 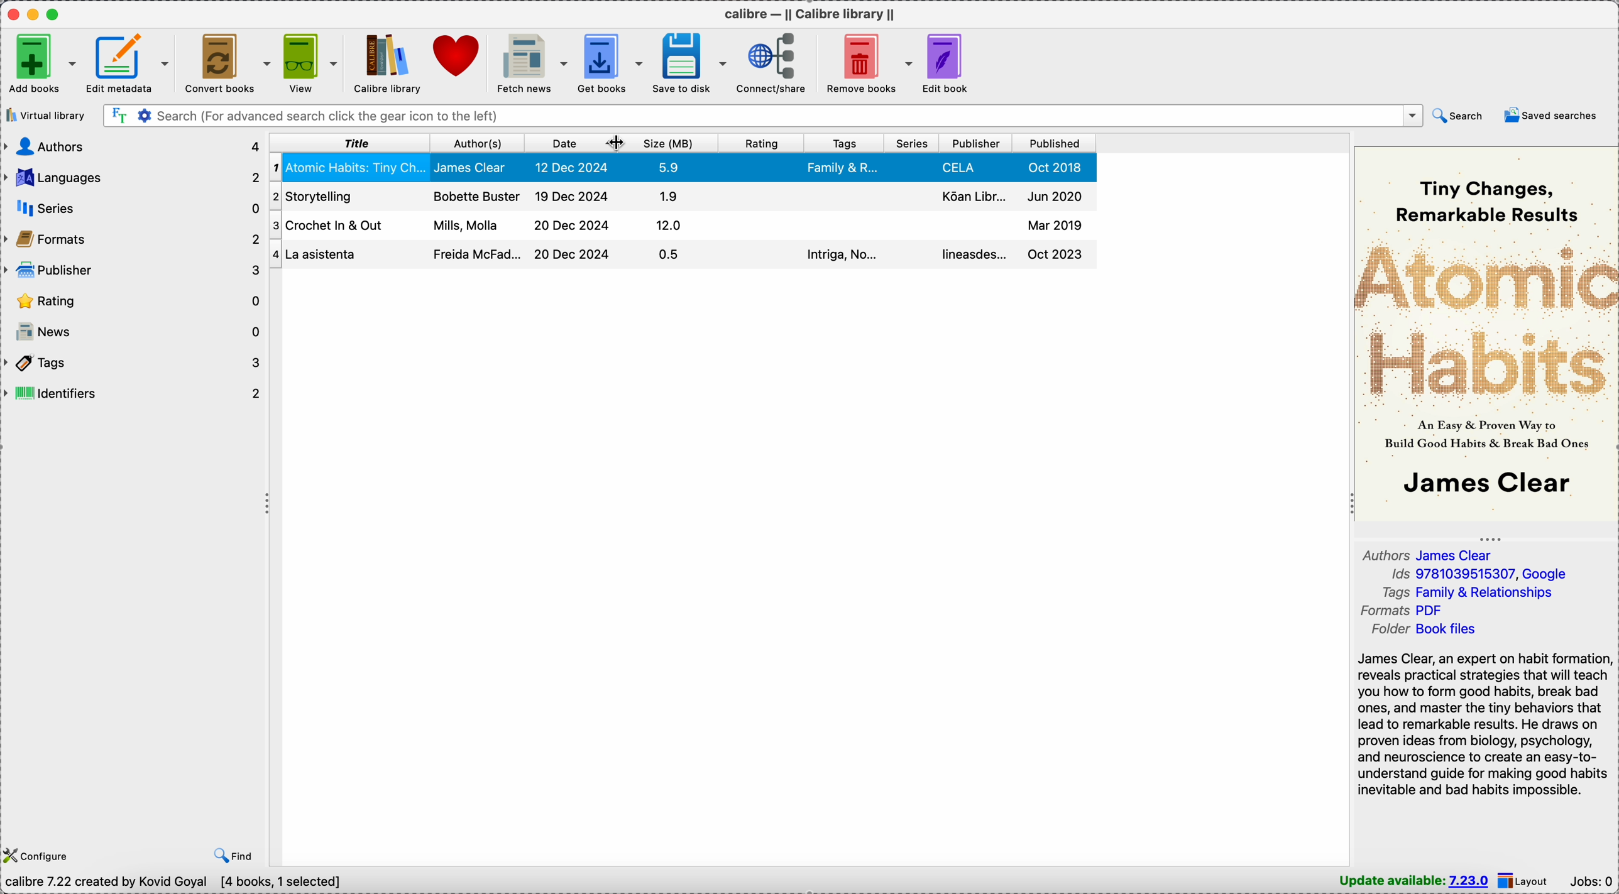 I want to click on configure, so click(x=38, y=854).